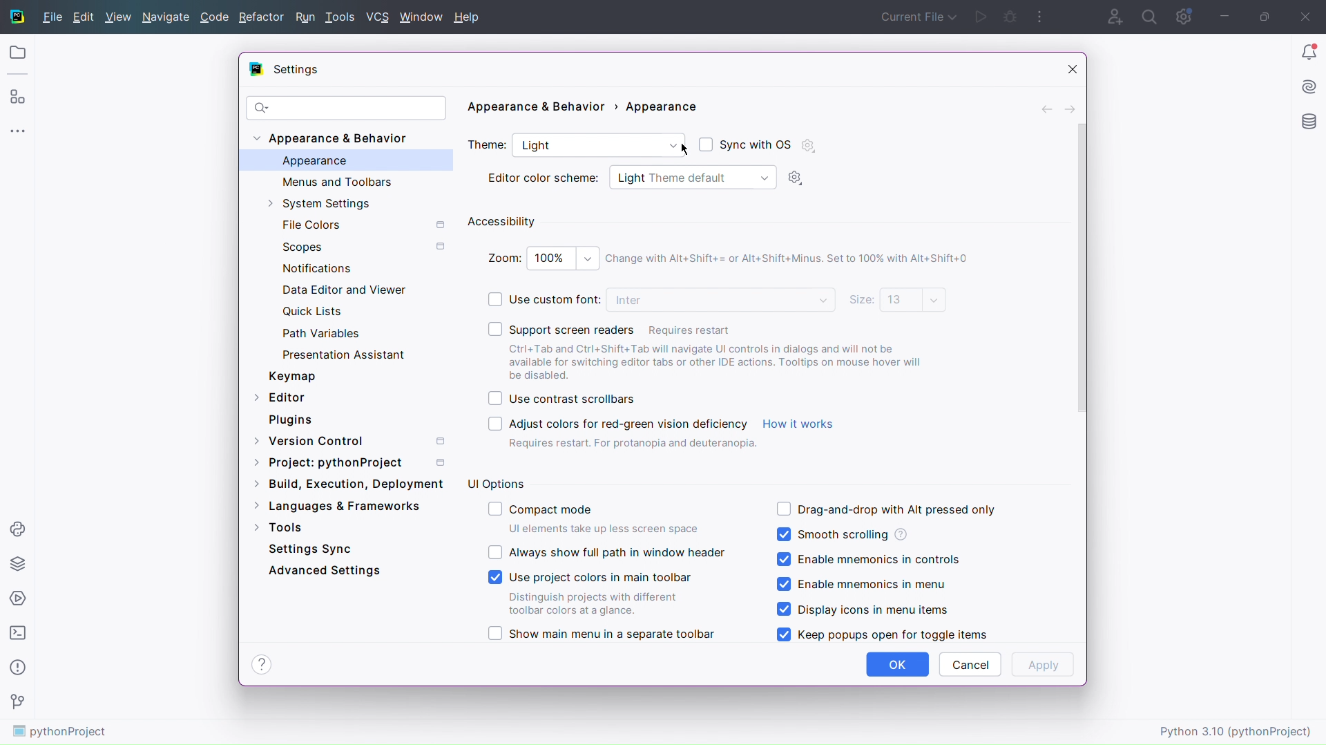 Image resolution: width=1326 pixels, height=745 pixels. Describe the element at coordinates (17, 670) in the screenshot. I see `Problems` at that location.